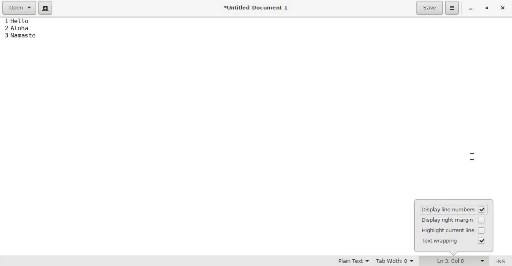 This screenshot has width=512, height=266. Describe the element at coordinates (443, 242) in the screenshot. I see `Text wrapping` at that location.